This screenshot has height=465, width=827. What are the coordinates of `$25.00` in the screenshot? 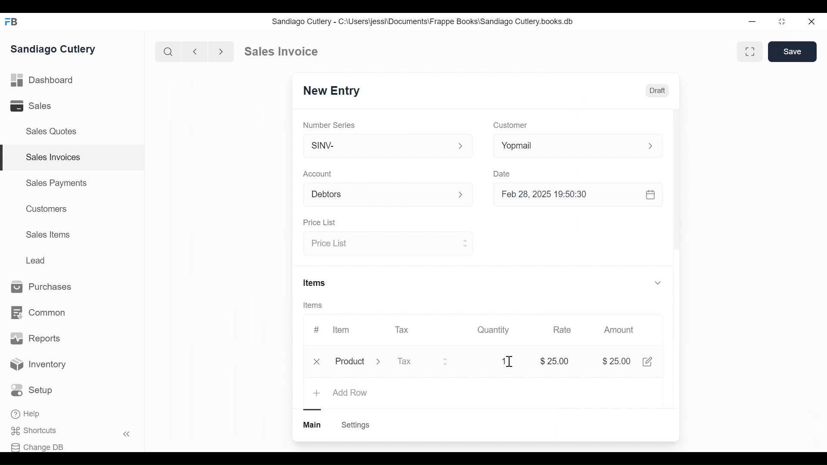 It's located at (557, 360).